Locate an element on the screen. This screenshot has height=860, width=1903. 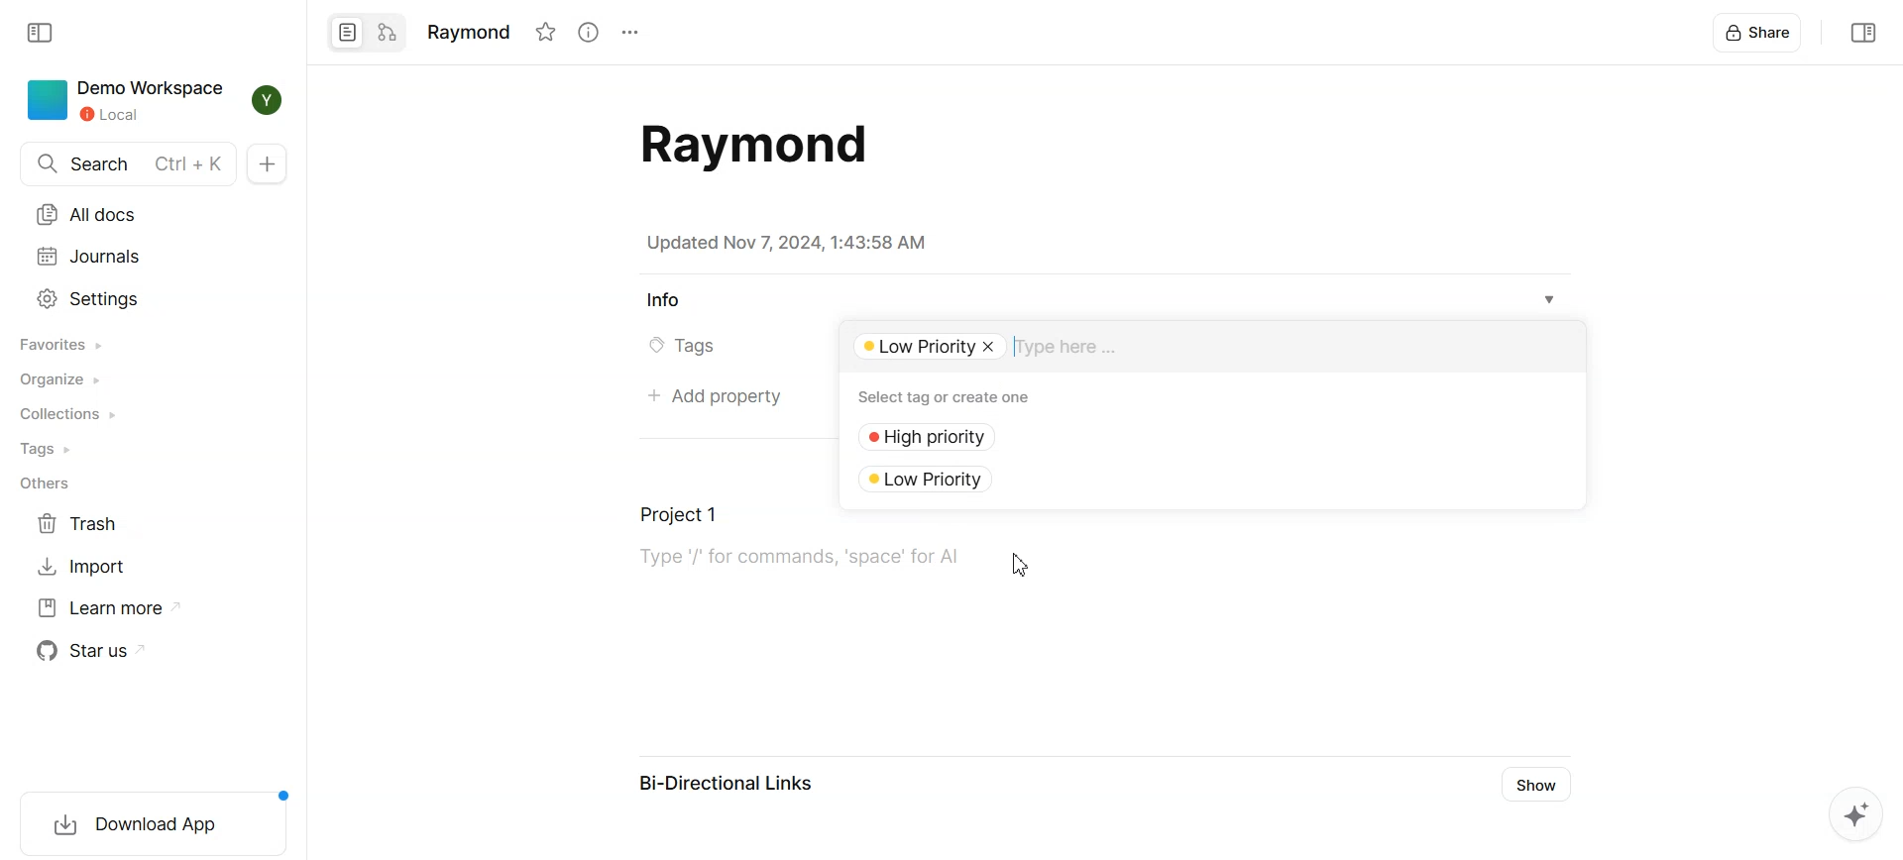
View info is located at coordinates (587, 32).